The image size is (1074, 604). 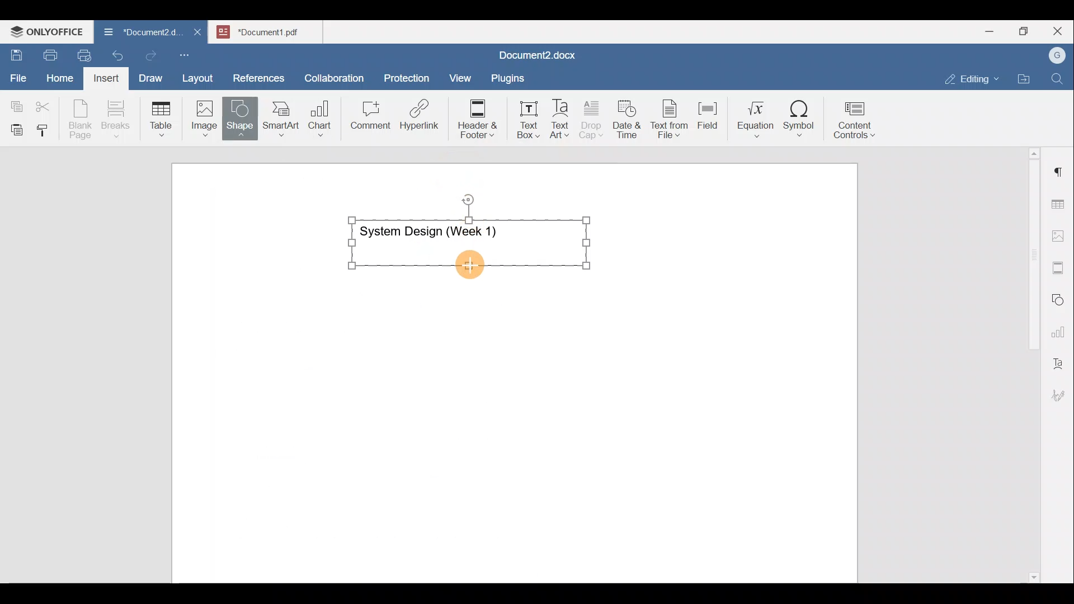 I want to click on Plugins, so click(x=511, y=77).